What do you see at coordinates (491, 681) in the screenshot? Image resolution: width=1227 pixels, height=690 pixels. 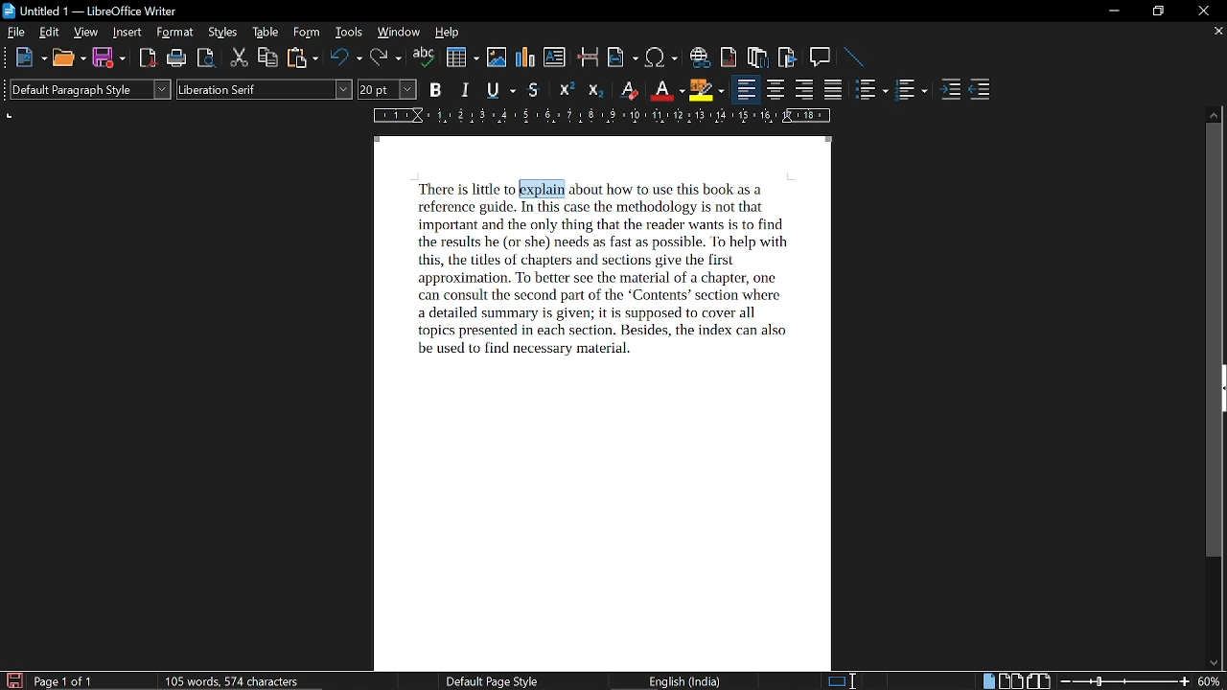 I see `Default page style` at bounding box center [491, 681].